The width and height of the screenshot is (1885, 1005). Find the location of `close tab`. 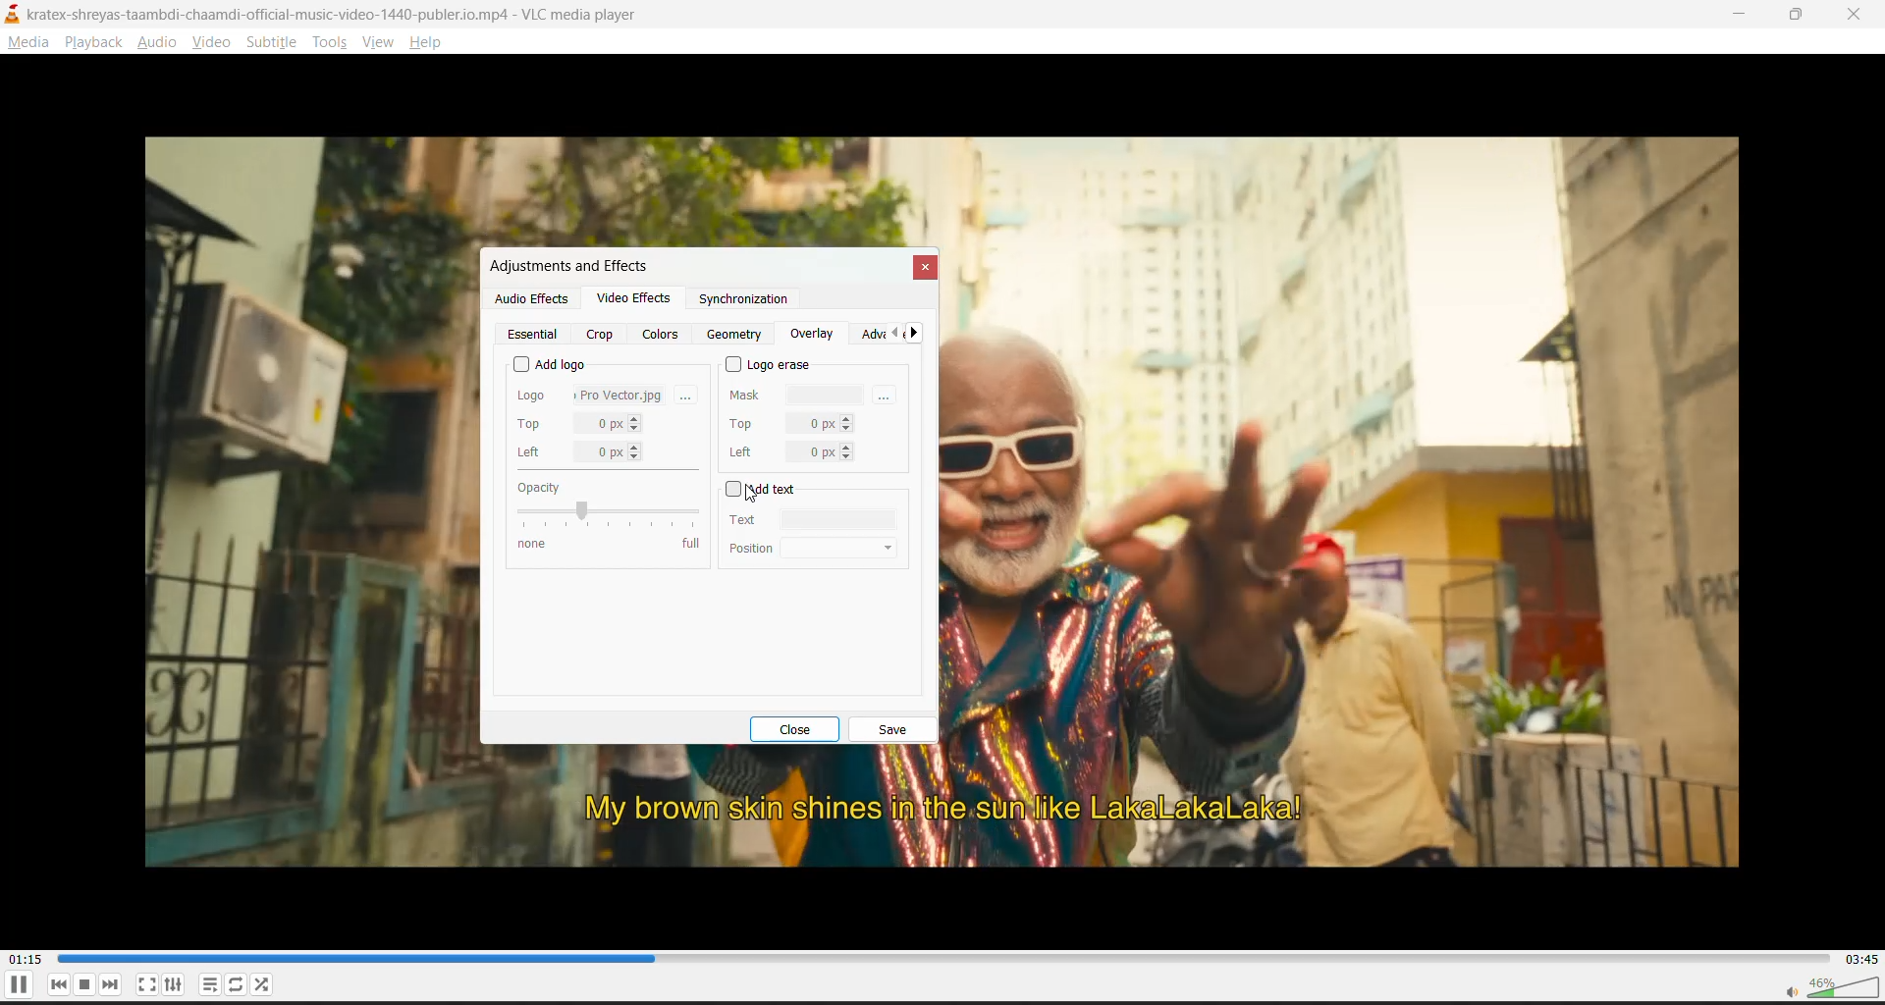

close tab is located at coordinates (923, 268).